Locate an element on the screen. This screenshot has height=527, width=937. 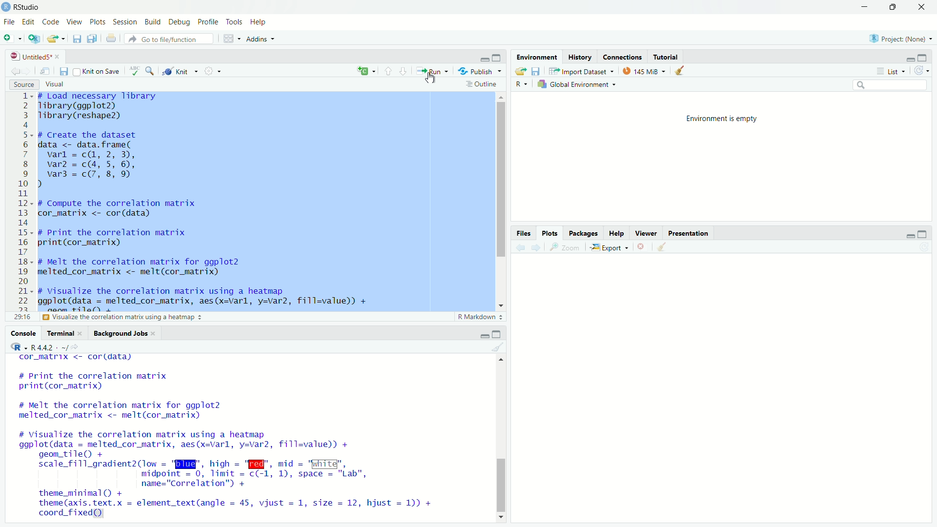
new file is located at coordinates (10, 39).